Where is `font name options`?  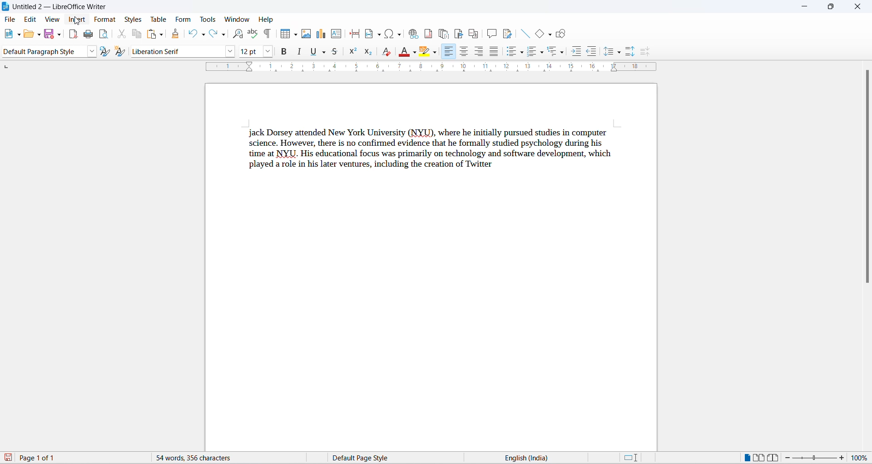
font name options is located at coordinates (230, 52).